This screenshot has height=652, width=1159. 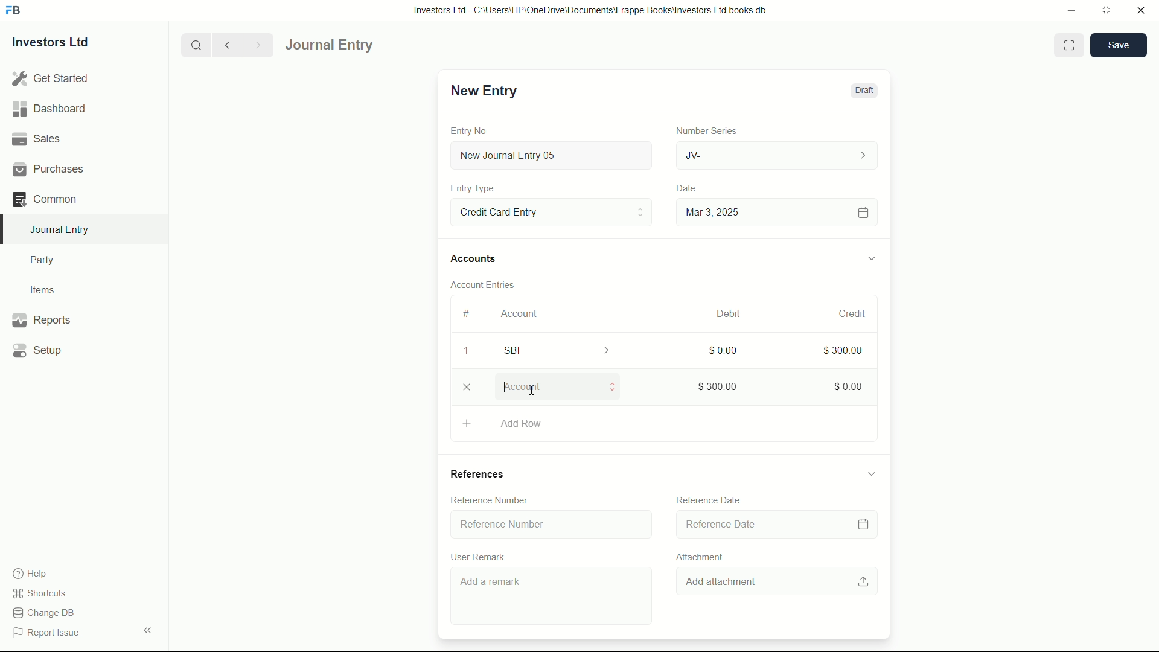 I want to click on Add attachment, so click(x=778, y=582).